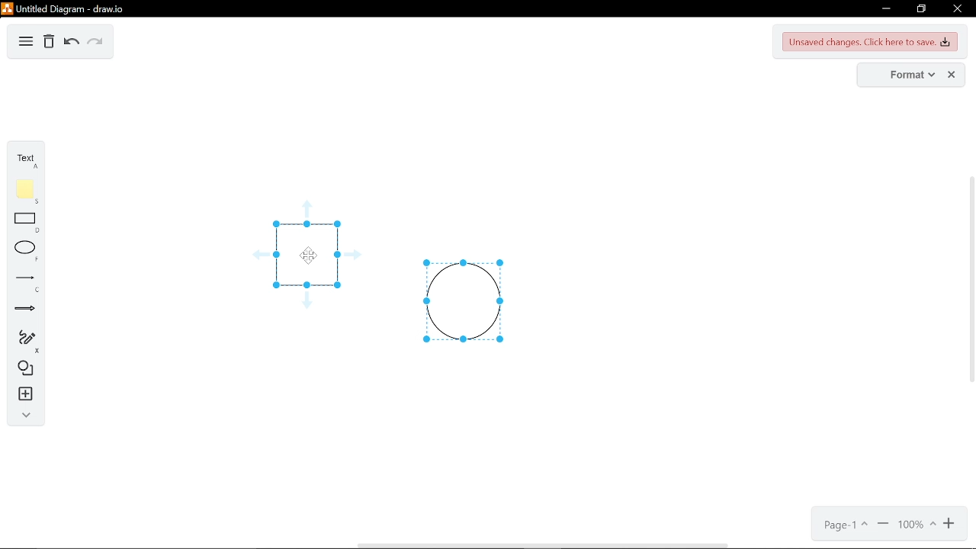 Image resolution: width=976 pixels, height=549 pixels. What do you see at coordinates (355, 255) in the screenshot?
I see `guide arrow` at bounding box center [355, 255].